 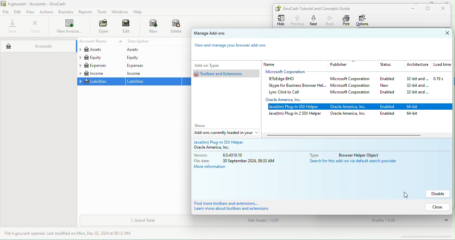 I want to click on liabilities, so click(x=154, y=82).